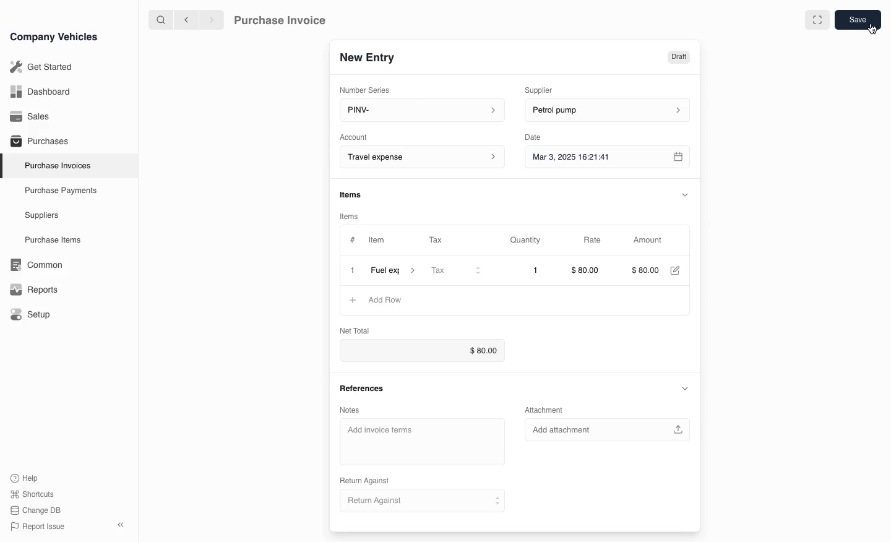  I want to click on collapse, so click(684, 389).